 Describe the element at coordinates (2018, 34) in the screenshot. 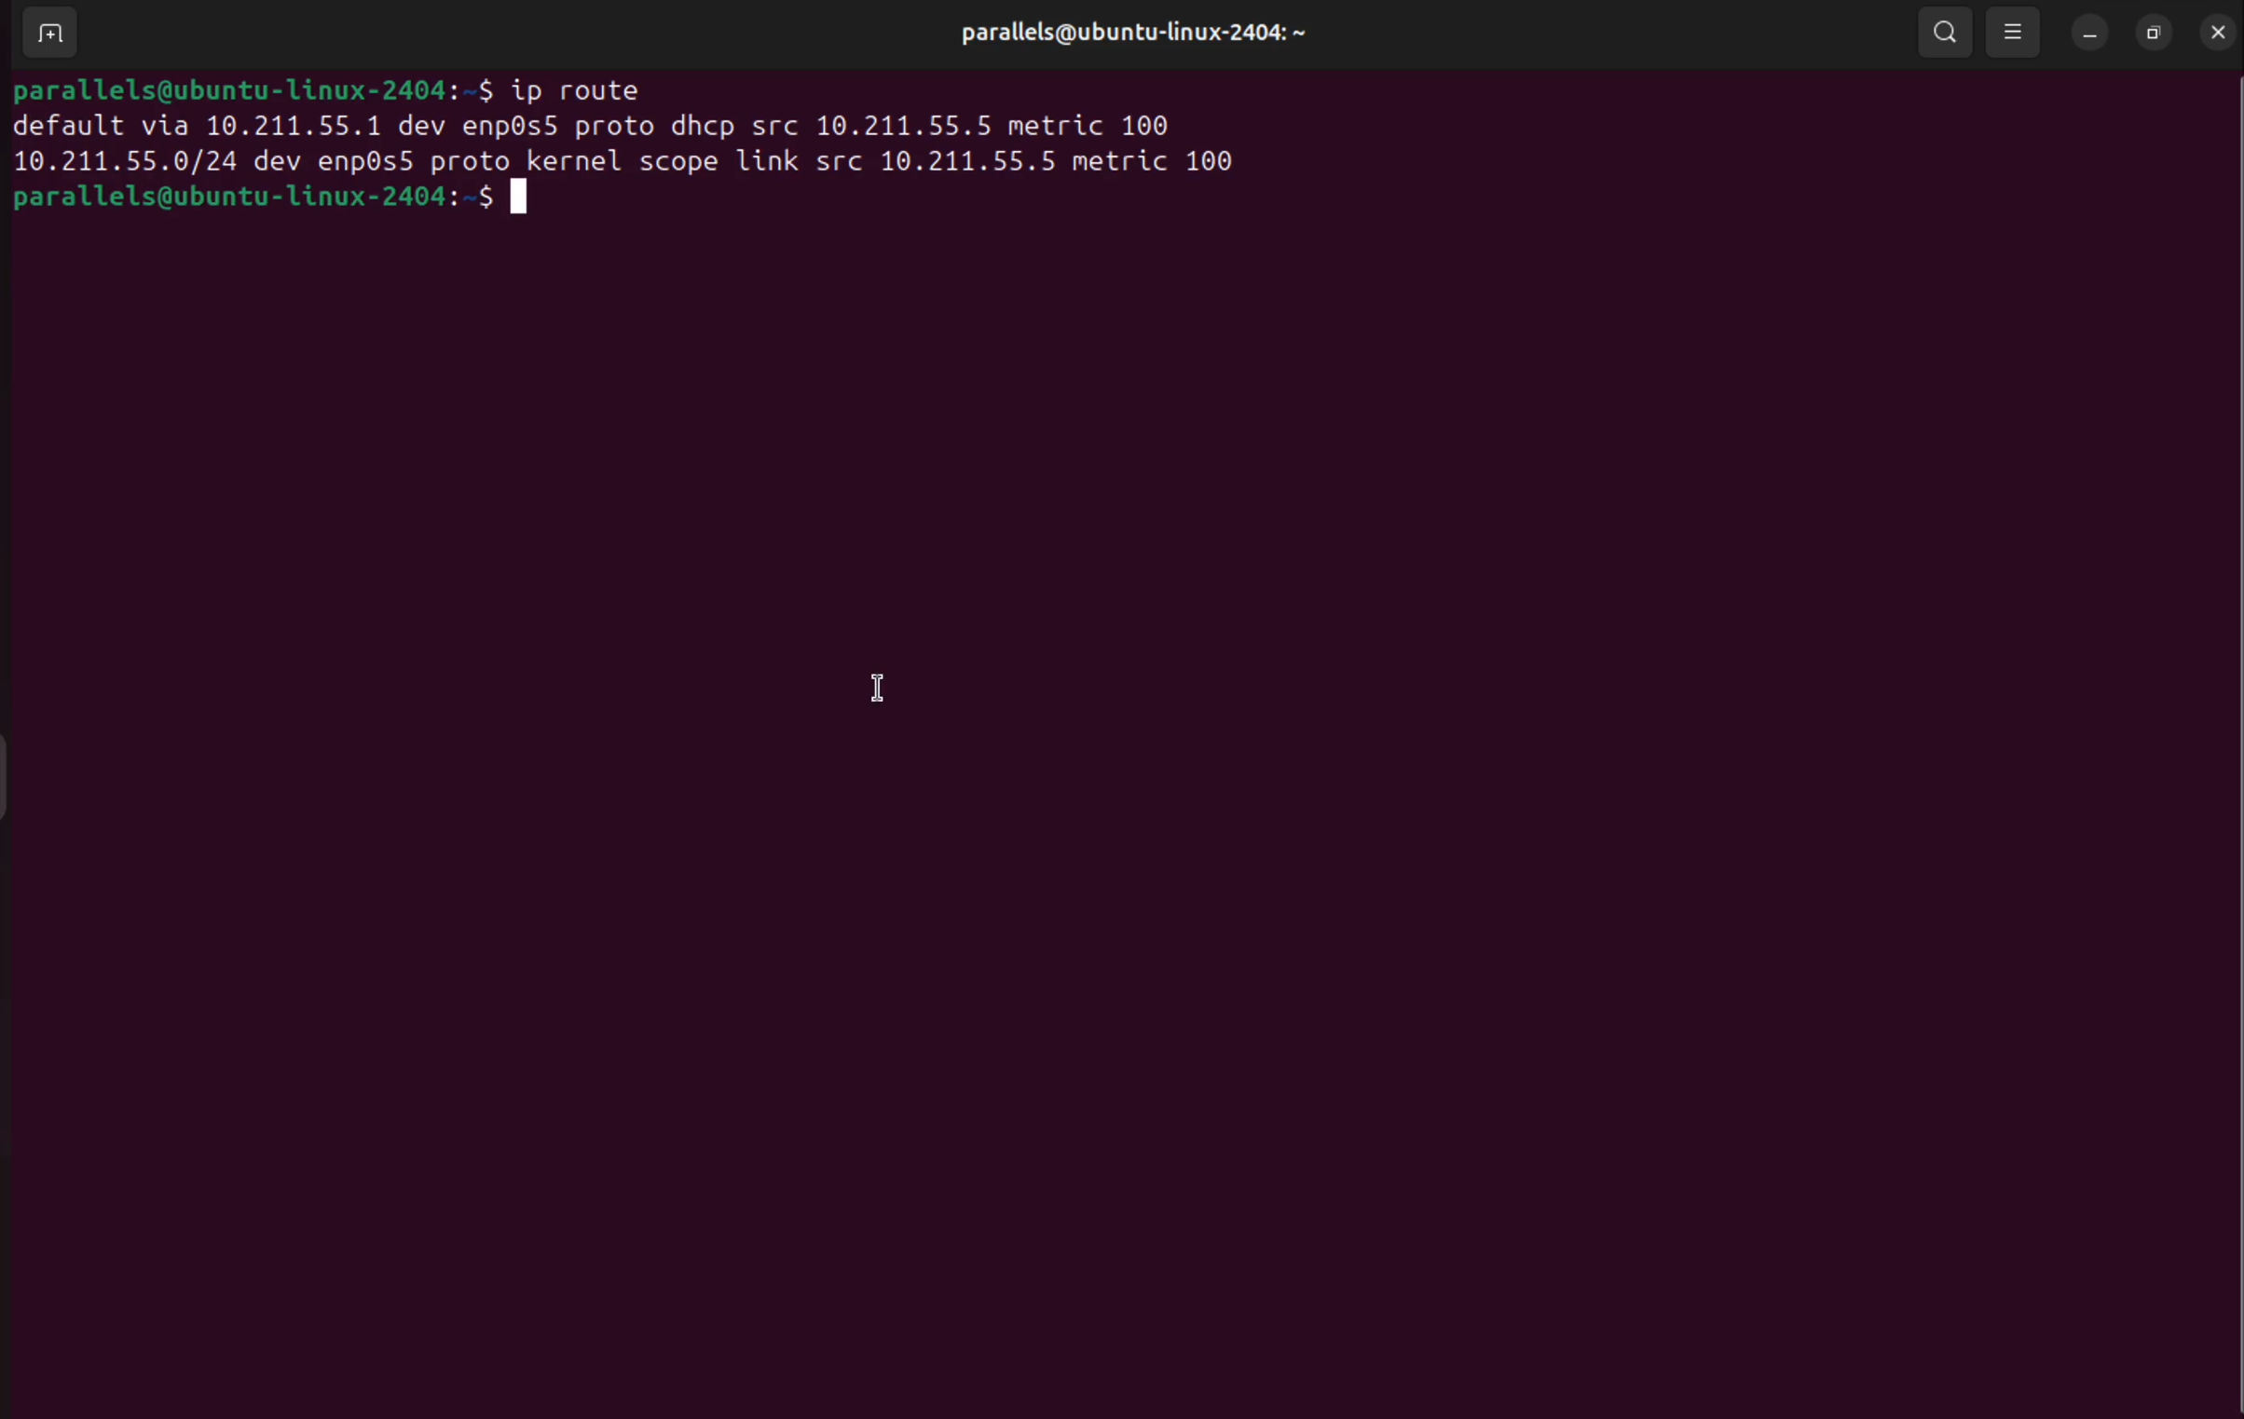

I see `view options` at that location.